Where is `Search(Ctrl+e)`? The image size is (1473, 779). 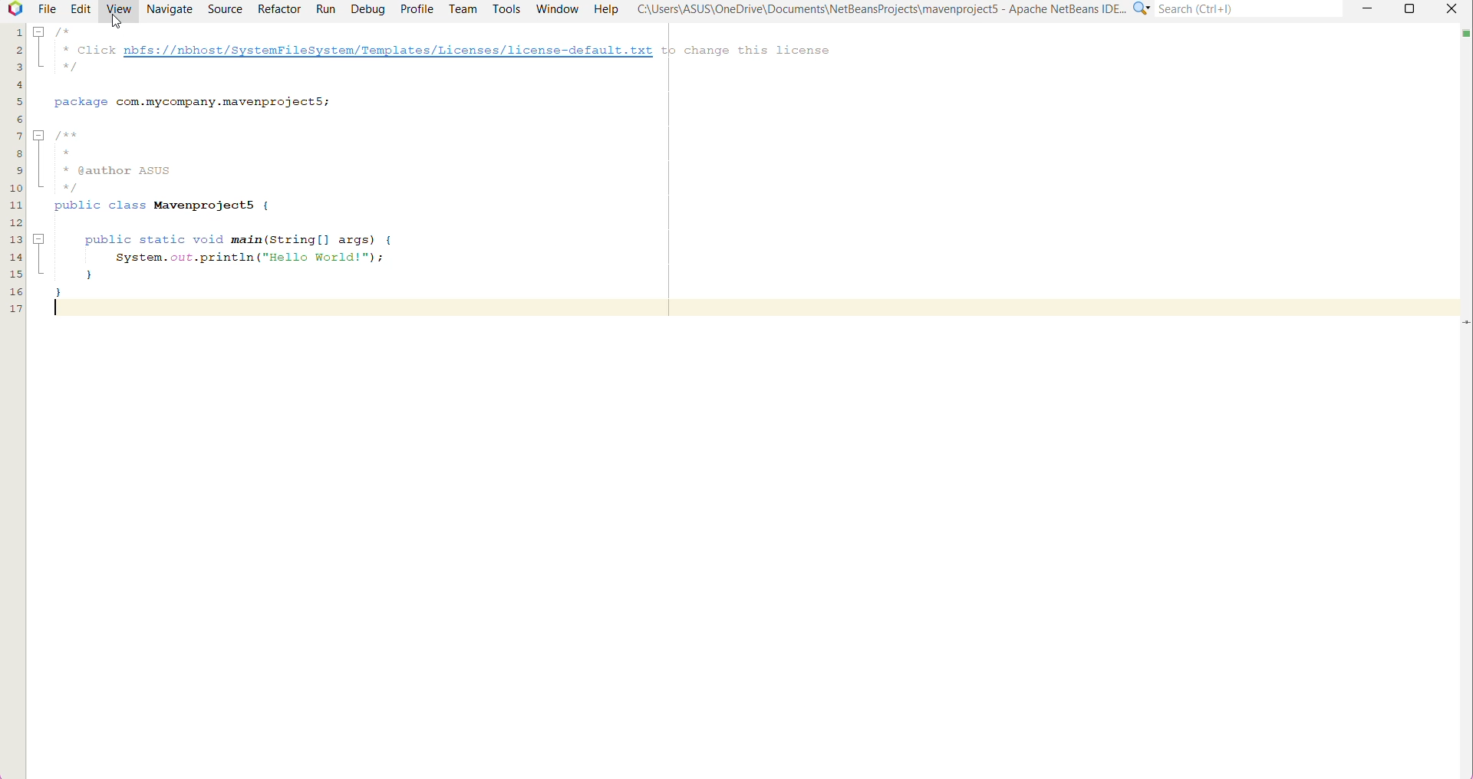 Search(Ctrl+e) is located at coordinates (1251, 9).